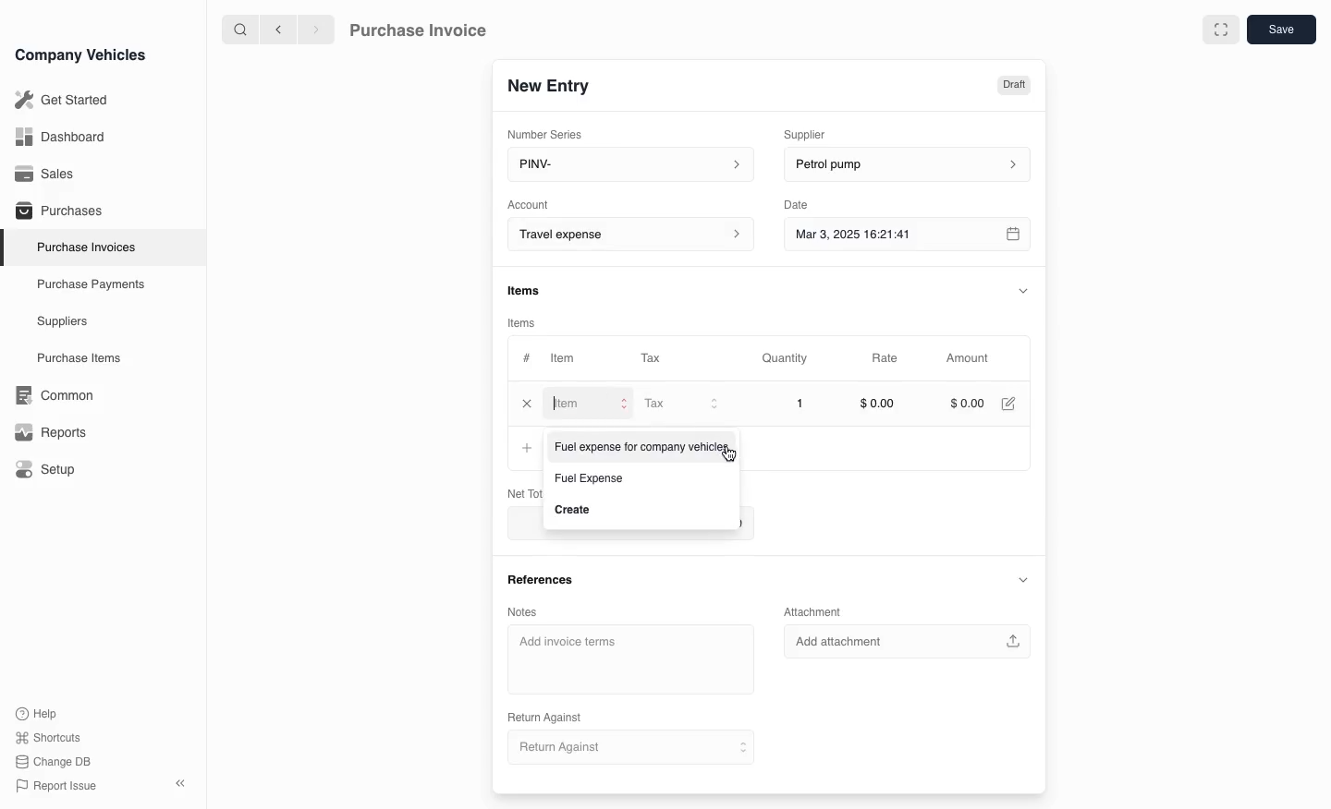 This screenshot has height=809, width=1331. Describe the element at coordinates (61, 322) in the screenshot. I see `Suppliers` at that location.